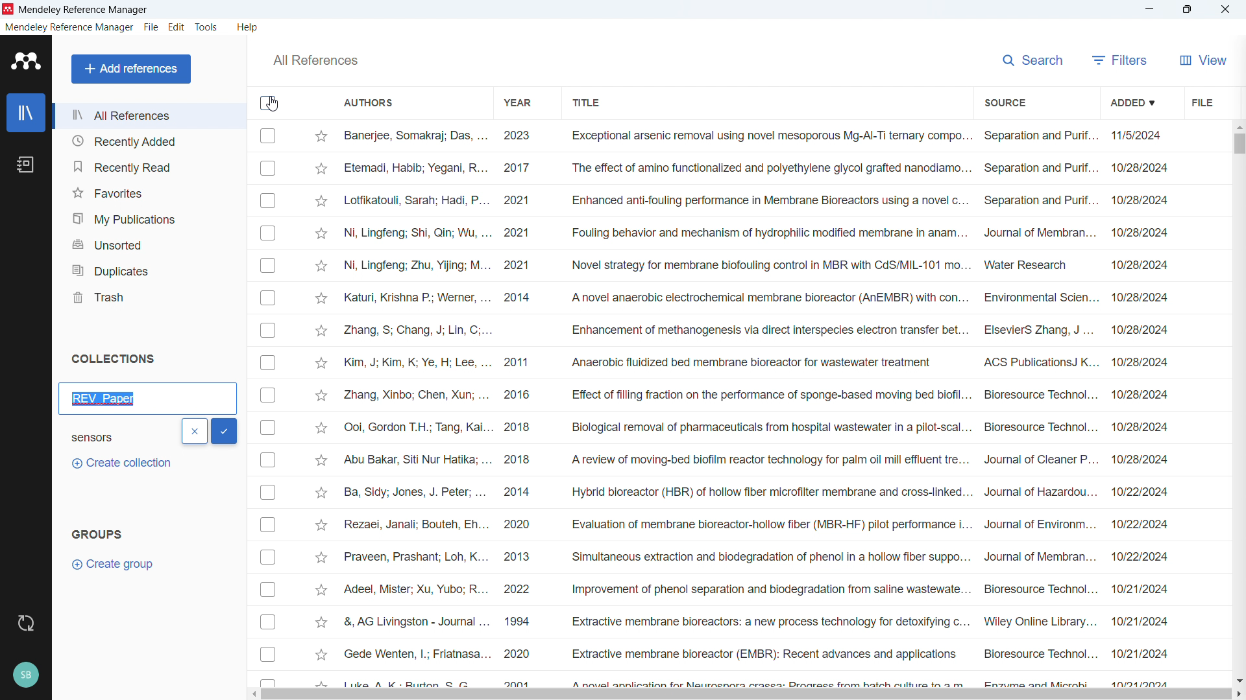 The height and width of the screenshot is (700, 1246). I want to click on Select respective publication, so click(267, 492).